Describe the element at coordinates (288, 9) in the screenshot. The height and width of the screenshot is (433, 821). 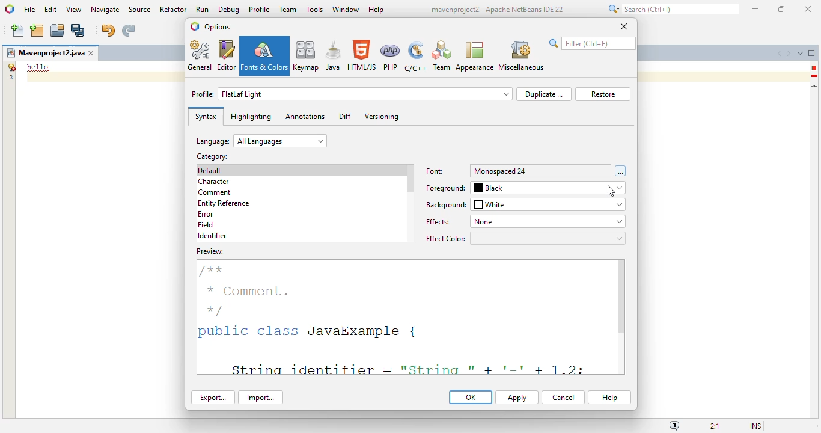
I see `team` at that location.